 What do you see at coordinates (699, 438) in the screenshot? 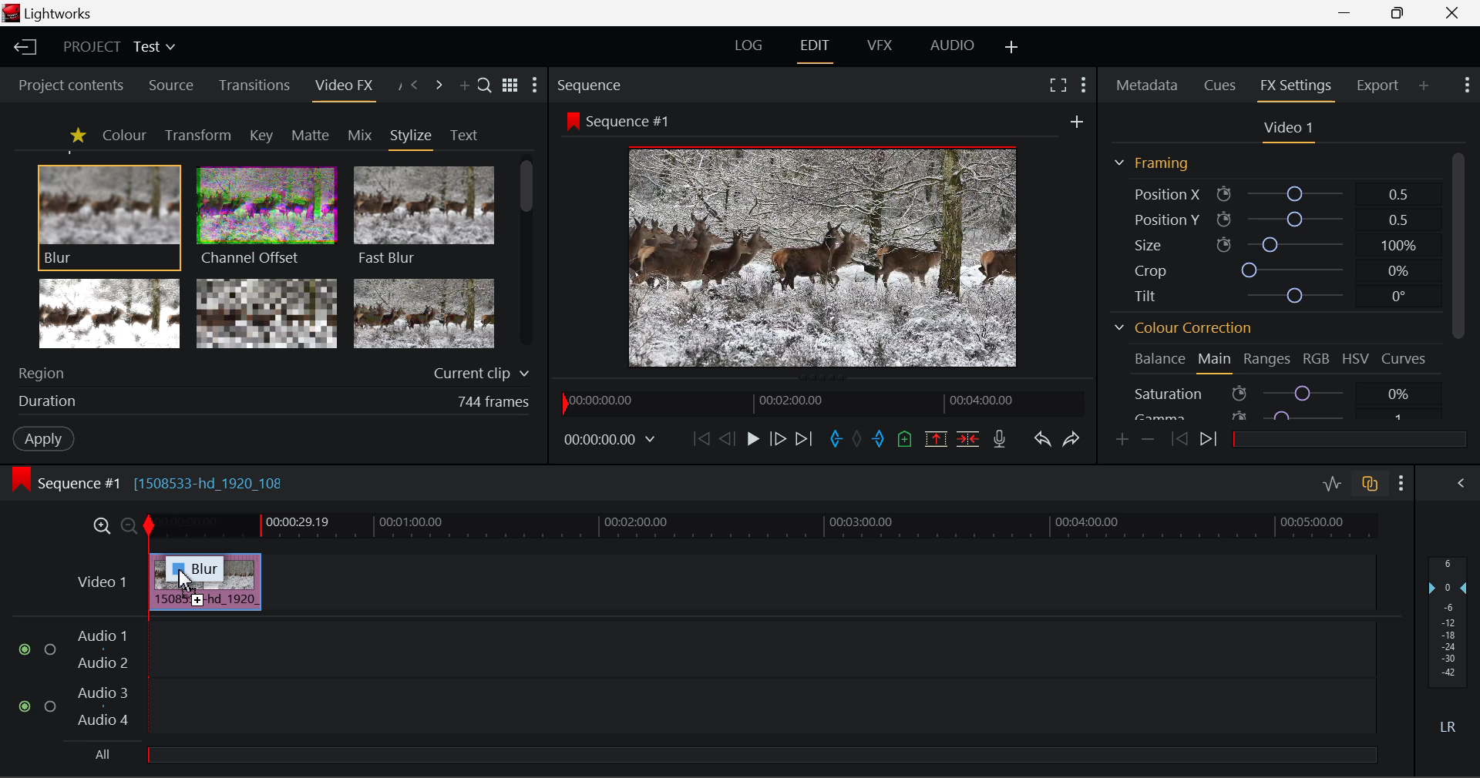
I see `To Start` at bounding box center [699, 438].